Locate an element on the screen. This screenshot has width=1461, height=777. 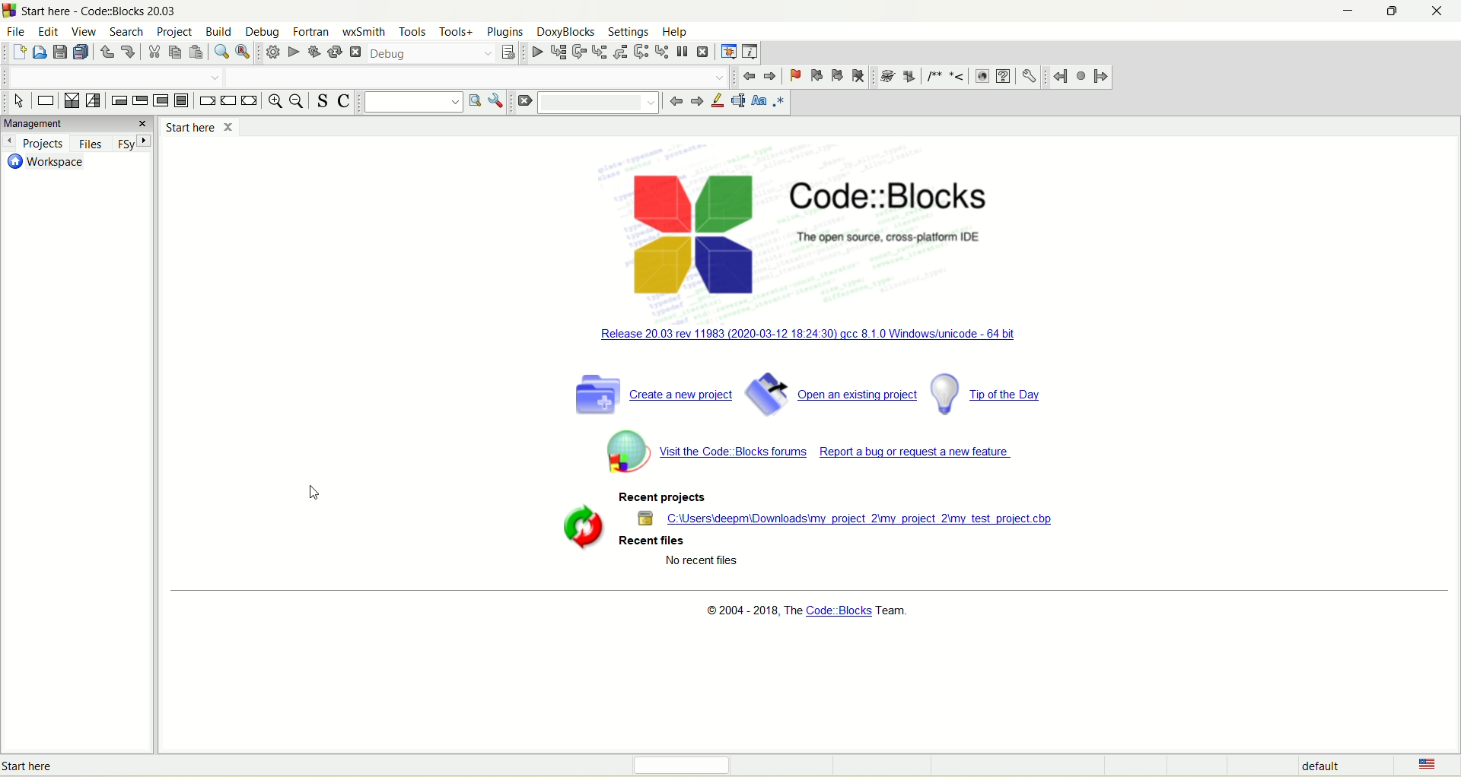
doxywizard is located at coordinates (891, 75).